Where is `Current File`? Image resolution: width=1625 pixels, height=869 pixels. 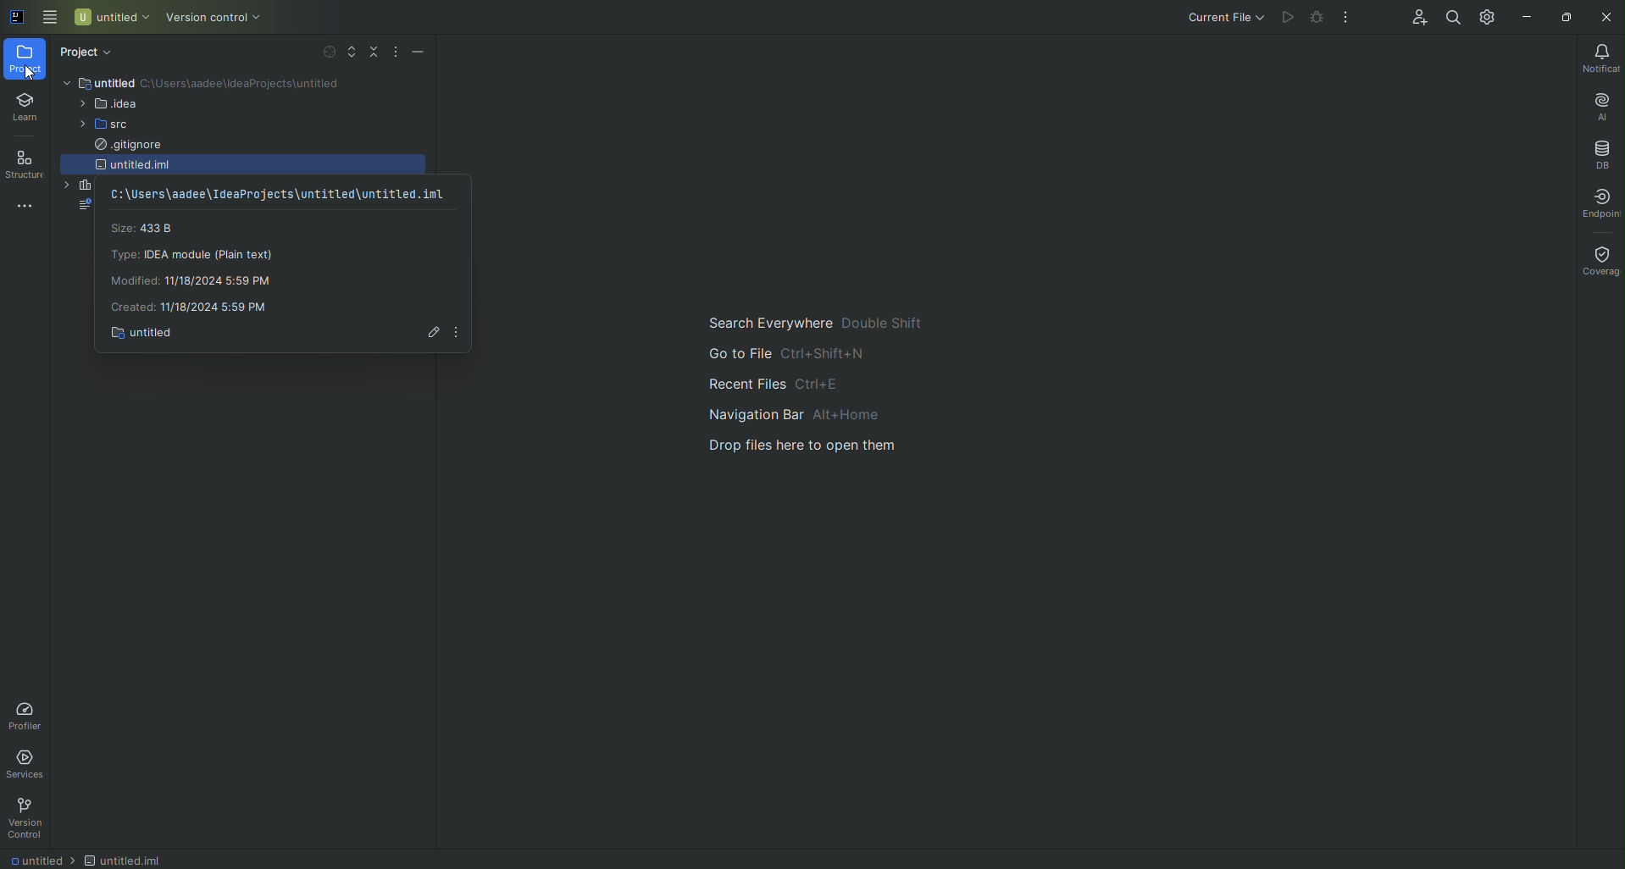 Current File is located at coordinates (1219, 18).